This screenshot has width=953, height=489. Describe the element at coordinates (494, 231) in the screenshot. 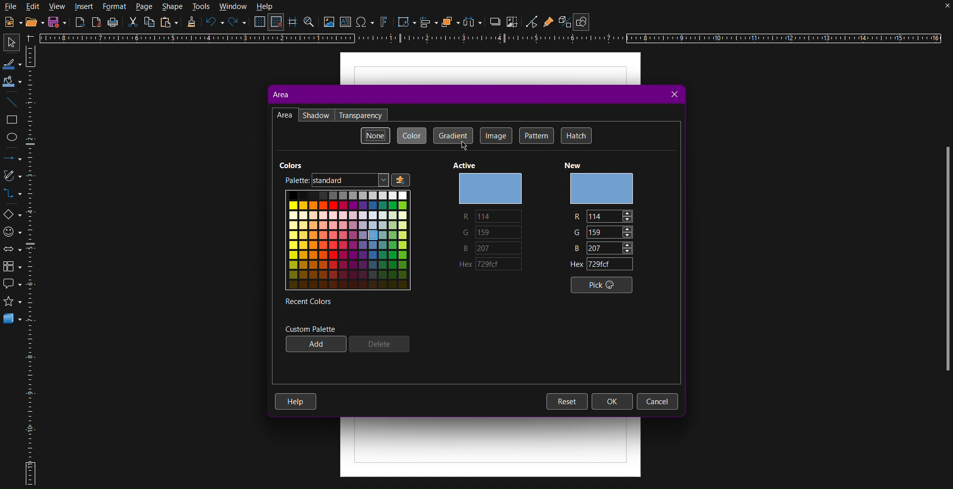

I see `Active RGB Values` at that location.